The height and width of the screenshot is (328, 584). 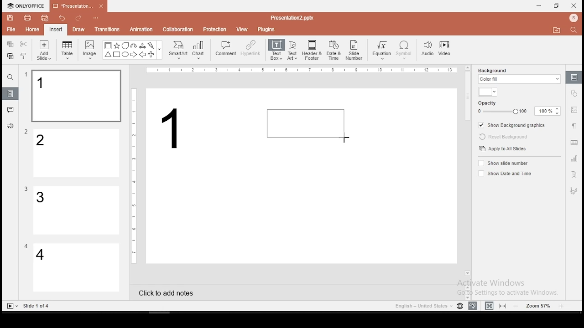 What do you see at coordinates (26, 246) in the screenshot?
I see `` at bounding box center [26, 246].